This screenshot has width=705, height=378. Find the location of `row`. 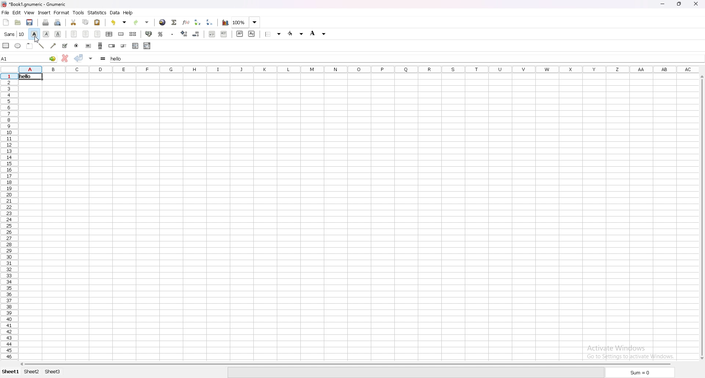

row is located at coordinates (9, 217).